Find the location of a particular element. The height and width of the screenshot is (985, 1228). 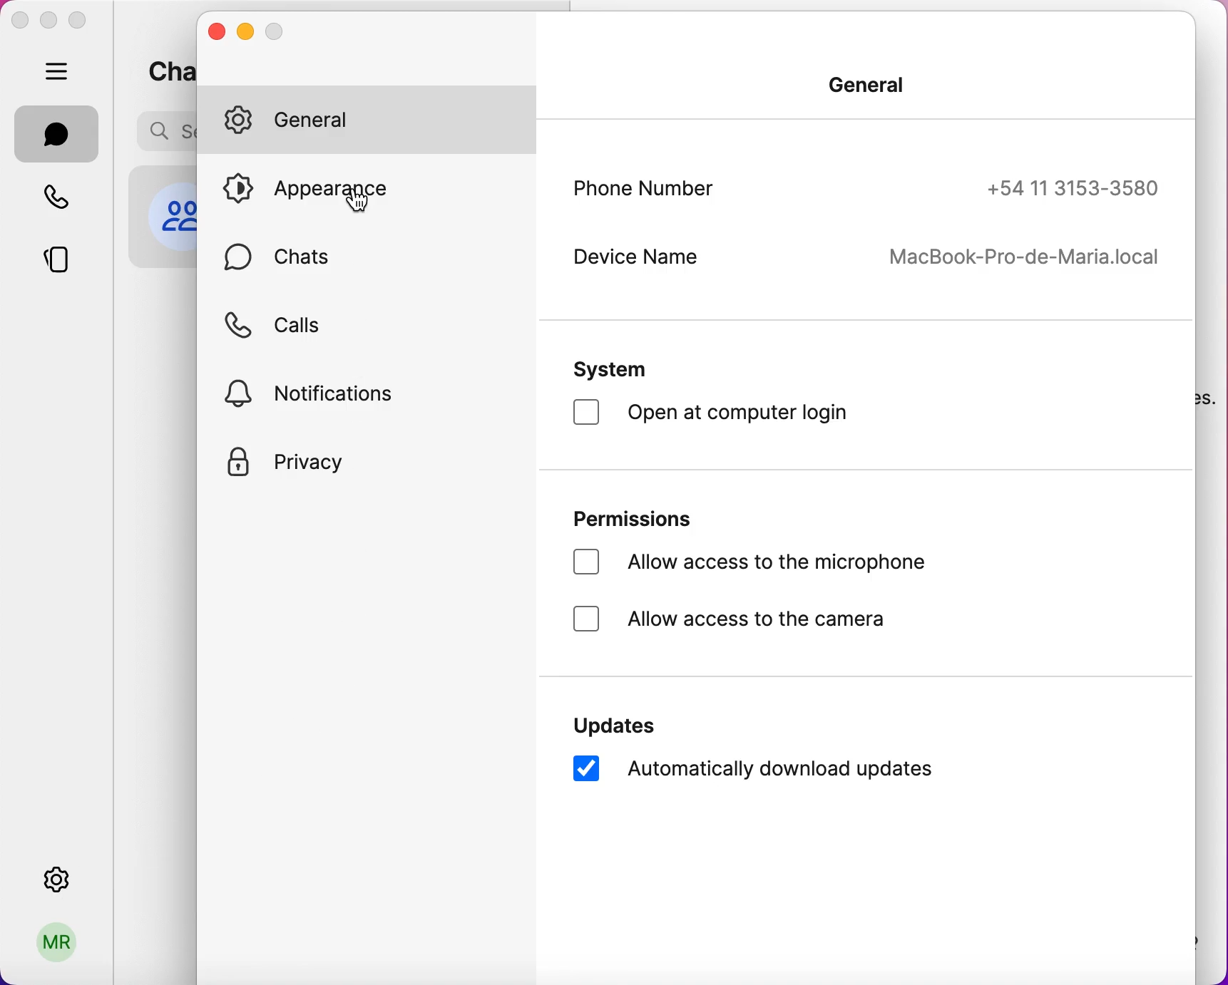

phone number is located at coordinates (880, 187).